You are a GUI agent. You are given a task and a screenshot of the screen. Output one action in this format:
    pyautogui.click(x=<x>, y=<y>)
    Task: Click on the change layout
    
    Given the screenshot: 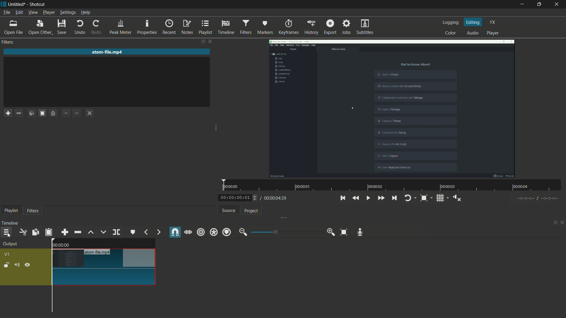 What is the action you would take?
    pyautogui.click(x=203, y=41)
    